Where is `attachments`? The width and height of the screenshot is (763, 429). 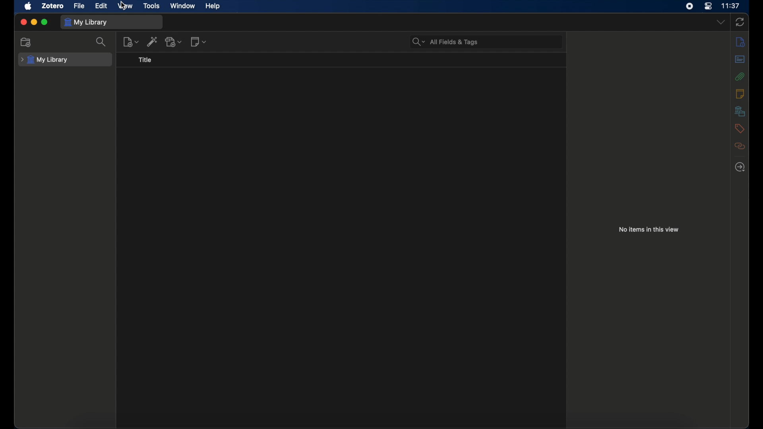
attachments is located at coordinates (740, 76).